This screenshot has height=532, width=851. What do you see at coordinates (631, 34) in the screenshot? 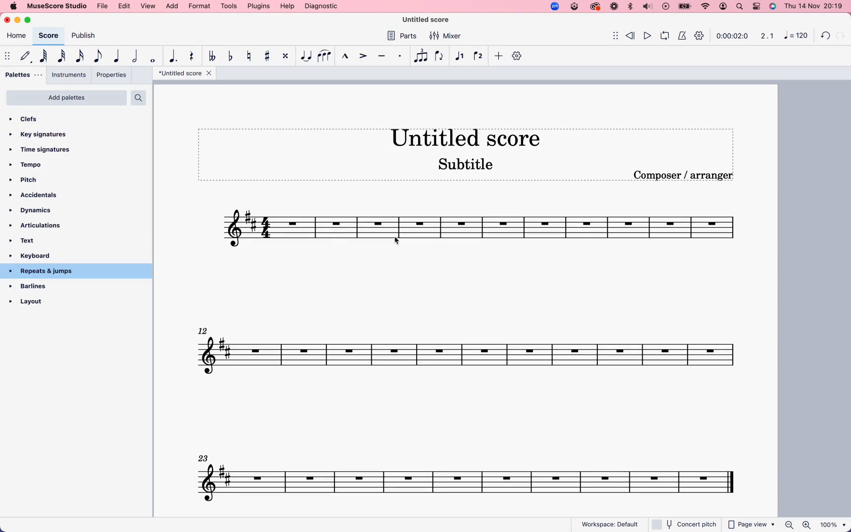
I see `rewind` at bounding box center [631, 34].